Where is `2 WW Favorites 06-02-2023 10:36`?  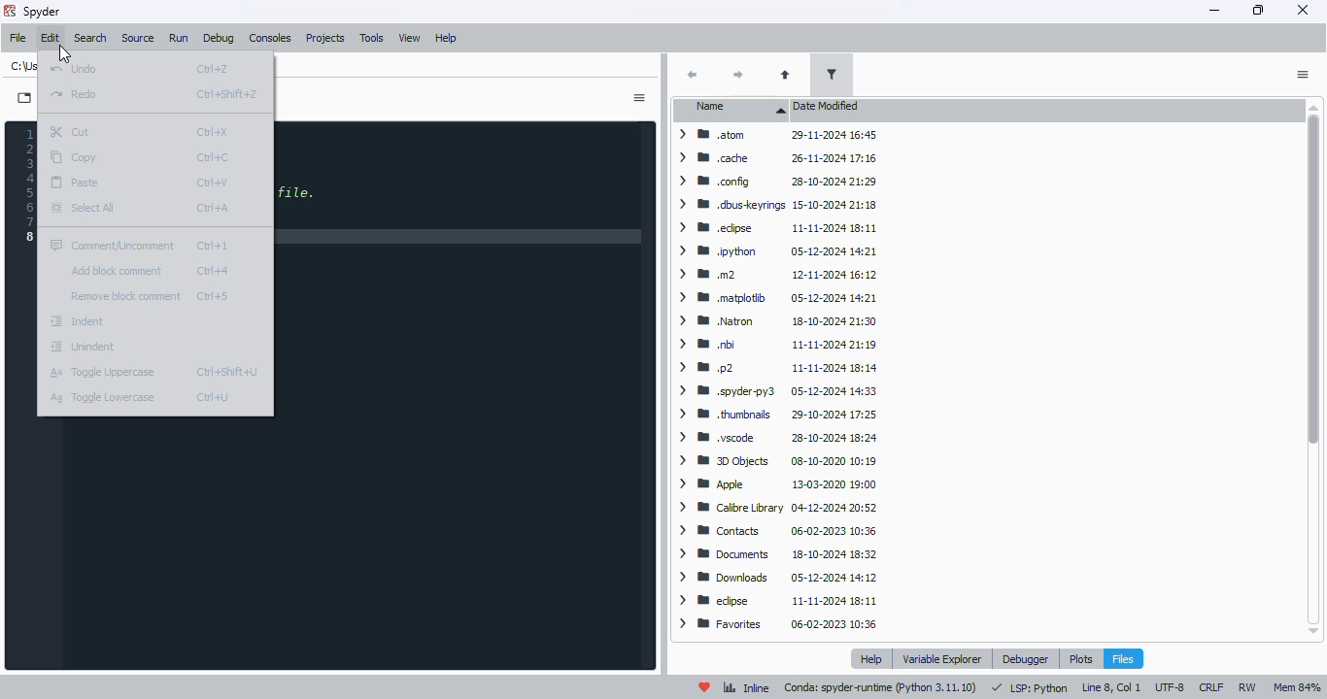 2 WW Favorites 06-02-2023 10:36 is located at coordinates (781, 627).